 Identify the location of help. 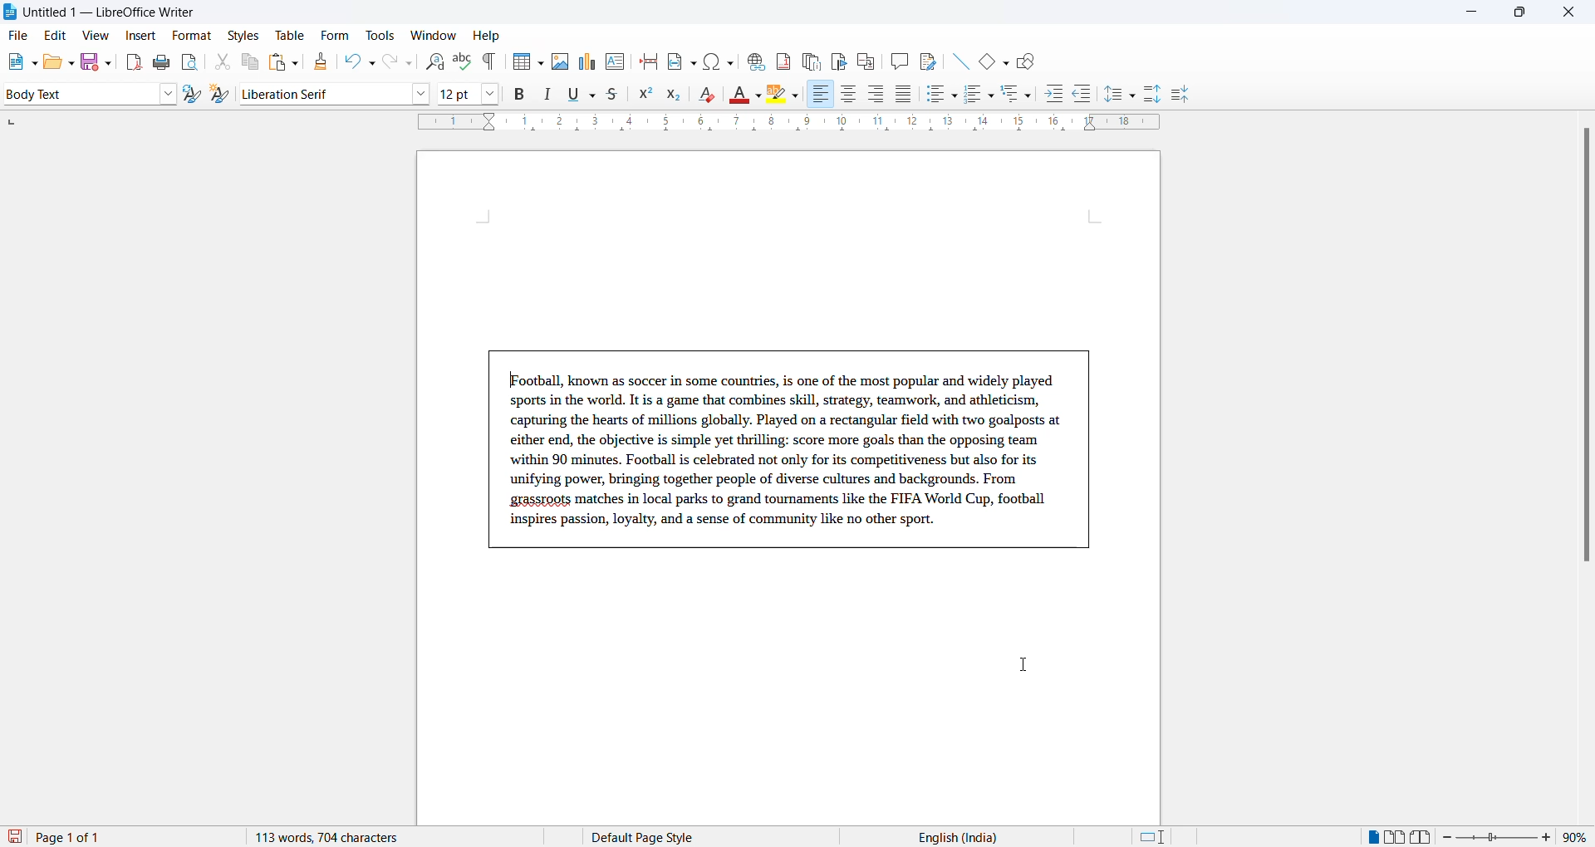
(487, 36).